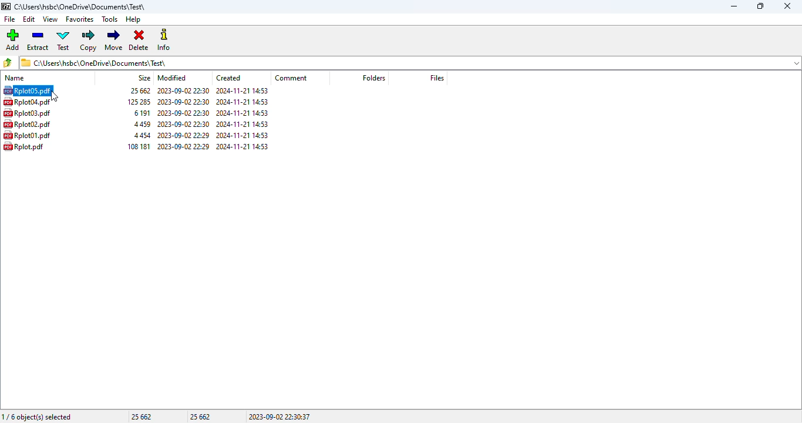  Describe the element at coordinates (242, 90) in the screenshot. I see `created date and time` at that location.